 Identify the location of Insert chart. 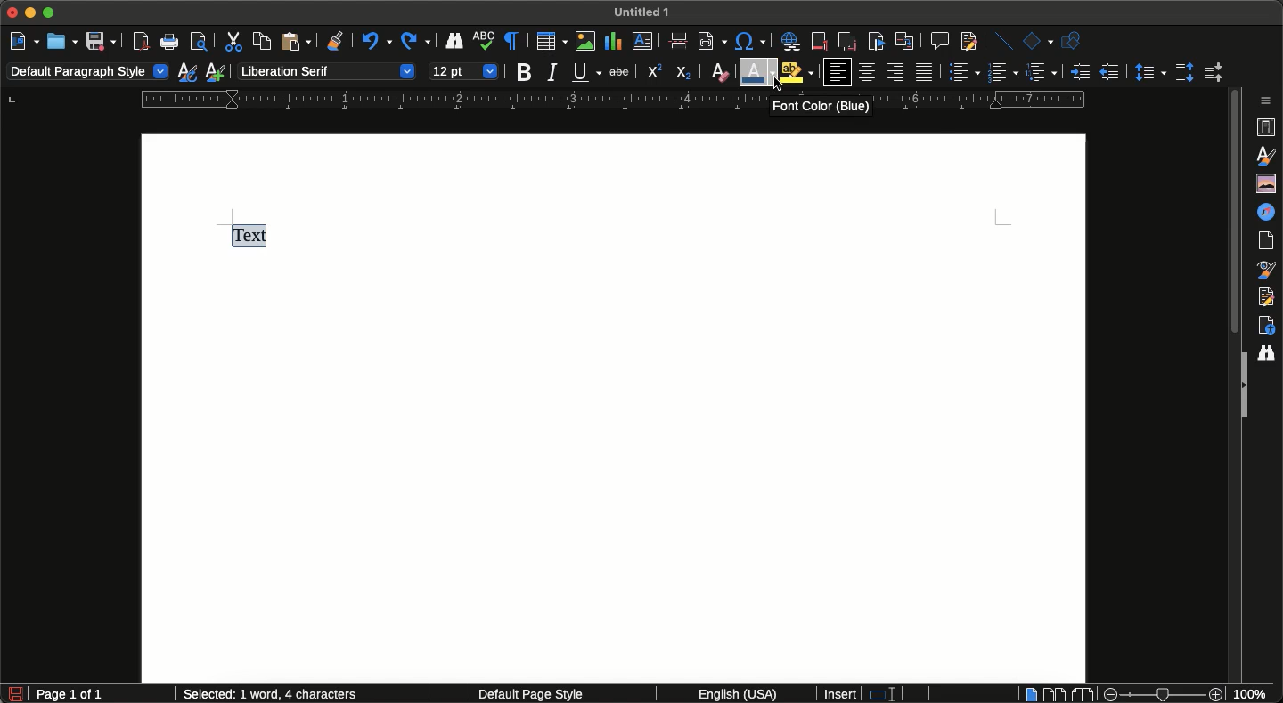
(613, 41).